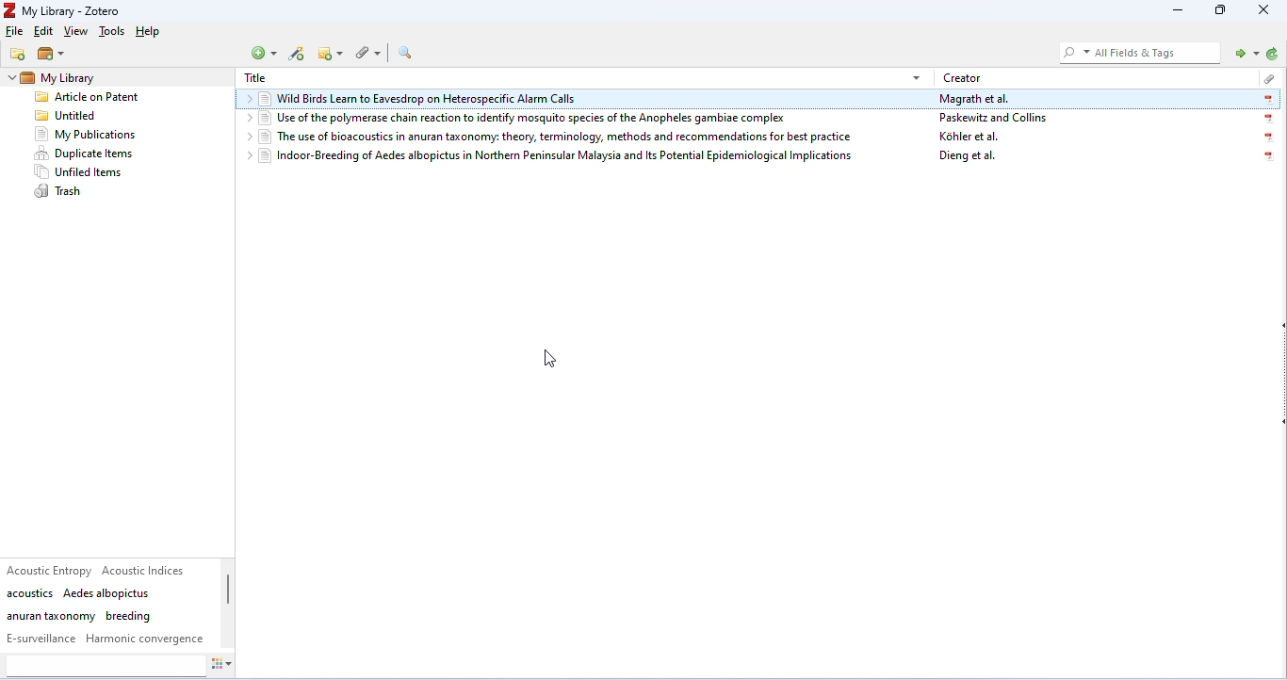 The width and height of the screenshot is (1287, 680). What do you see at coordinates (111, 32) in the screenshot?
I see `tools` at bounding box center [111, 32].